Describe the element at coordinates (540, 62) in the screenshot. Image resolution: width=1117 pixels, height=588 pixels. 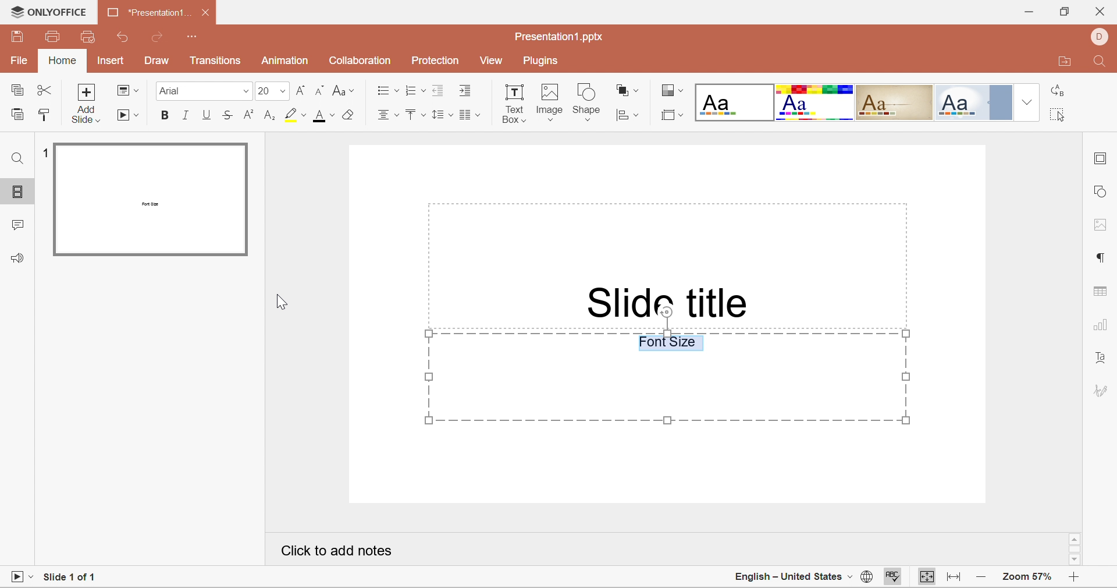
I see `Plugins` at that location.